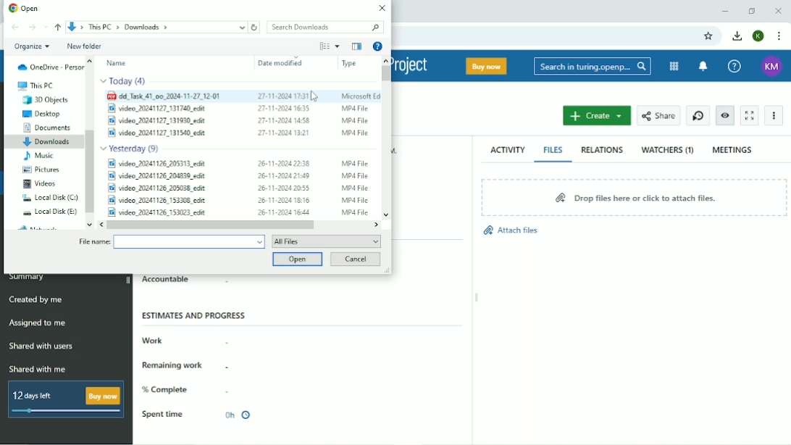 Image resolution: width=791 pixels, height=445 pixels. Describe the element at coordinates (356, 259) in the screenshot. I see `Cancel` at that location.